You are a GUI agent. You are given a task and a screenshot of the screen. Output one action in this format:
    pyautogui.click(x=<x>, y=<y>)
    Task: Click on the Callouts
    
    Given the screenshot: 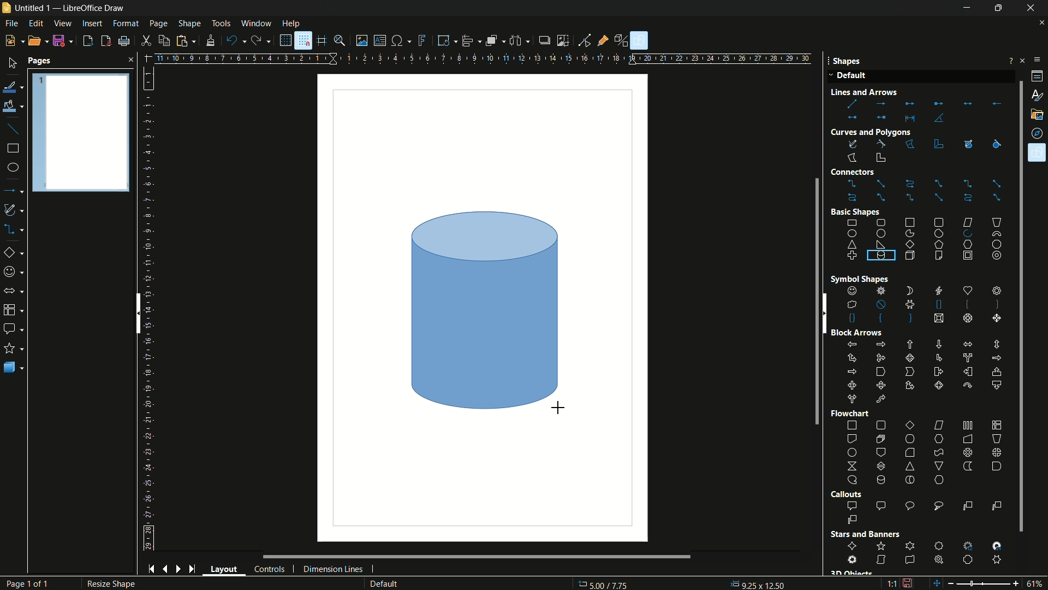 What is the action you would take?
    pyautogui.click(x=845, y=494)
    